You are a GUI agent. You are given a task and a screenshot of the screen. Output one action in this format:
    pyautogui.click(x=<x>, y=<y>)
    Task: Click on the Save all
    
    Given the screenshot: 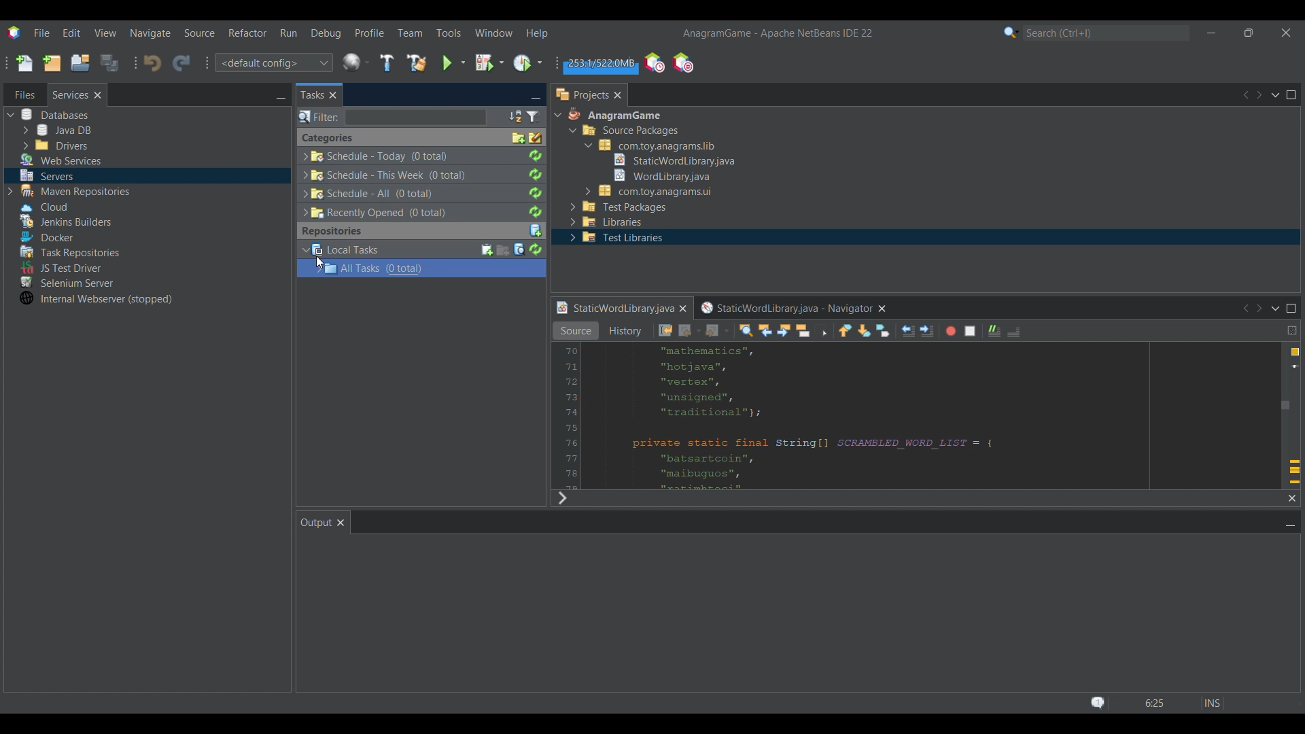 What is the action you would take?
    pyautogui.click(x=110, y=63)
    